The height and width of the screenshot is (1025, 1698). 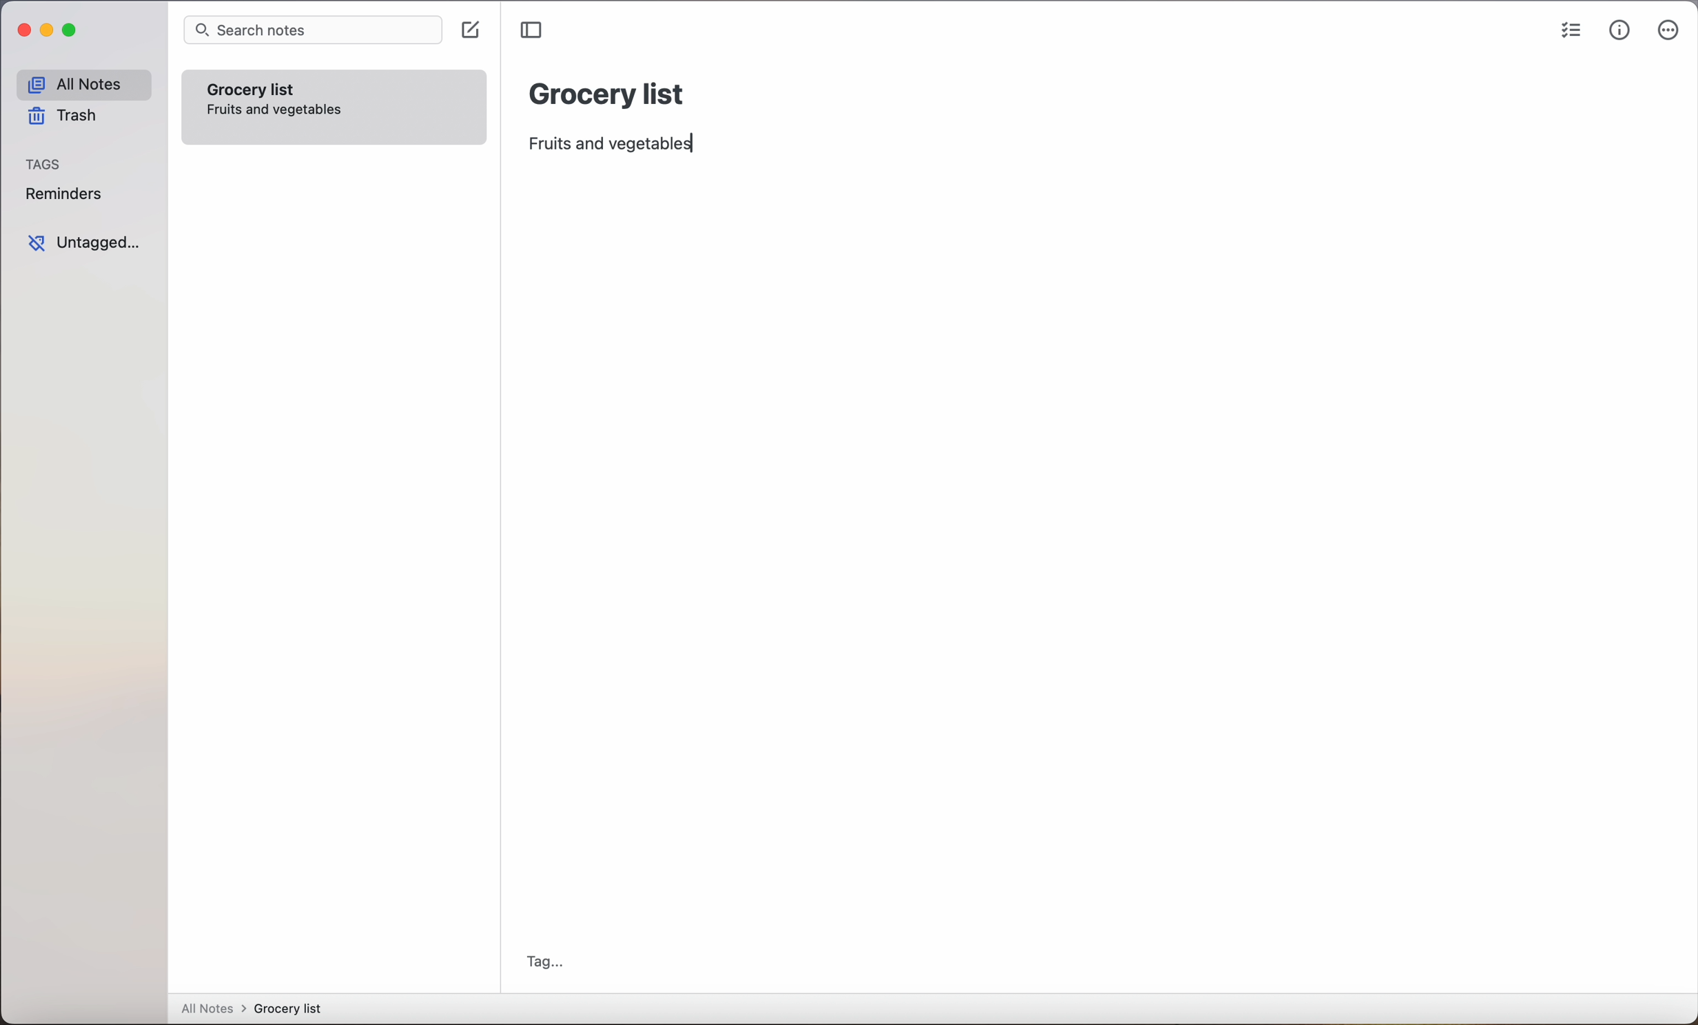 What do you see at coordinates (312, 31) in the screenshot?
I see `search bar` at bounding box center [312, 31].